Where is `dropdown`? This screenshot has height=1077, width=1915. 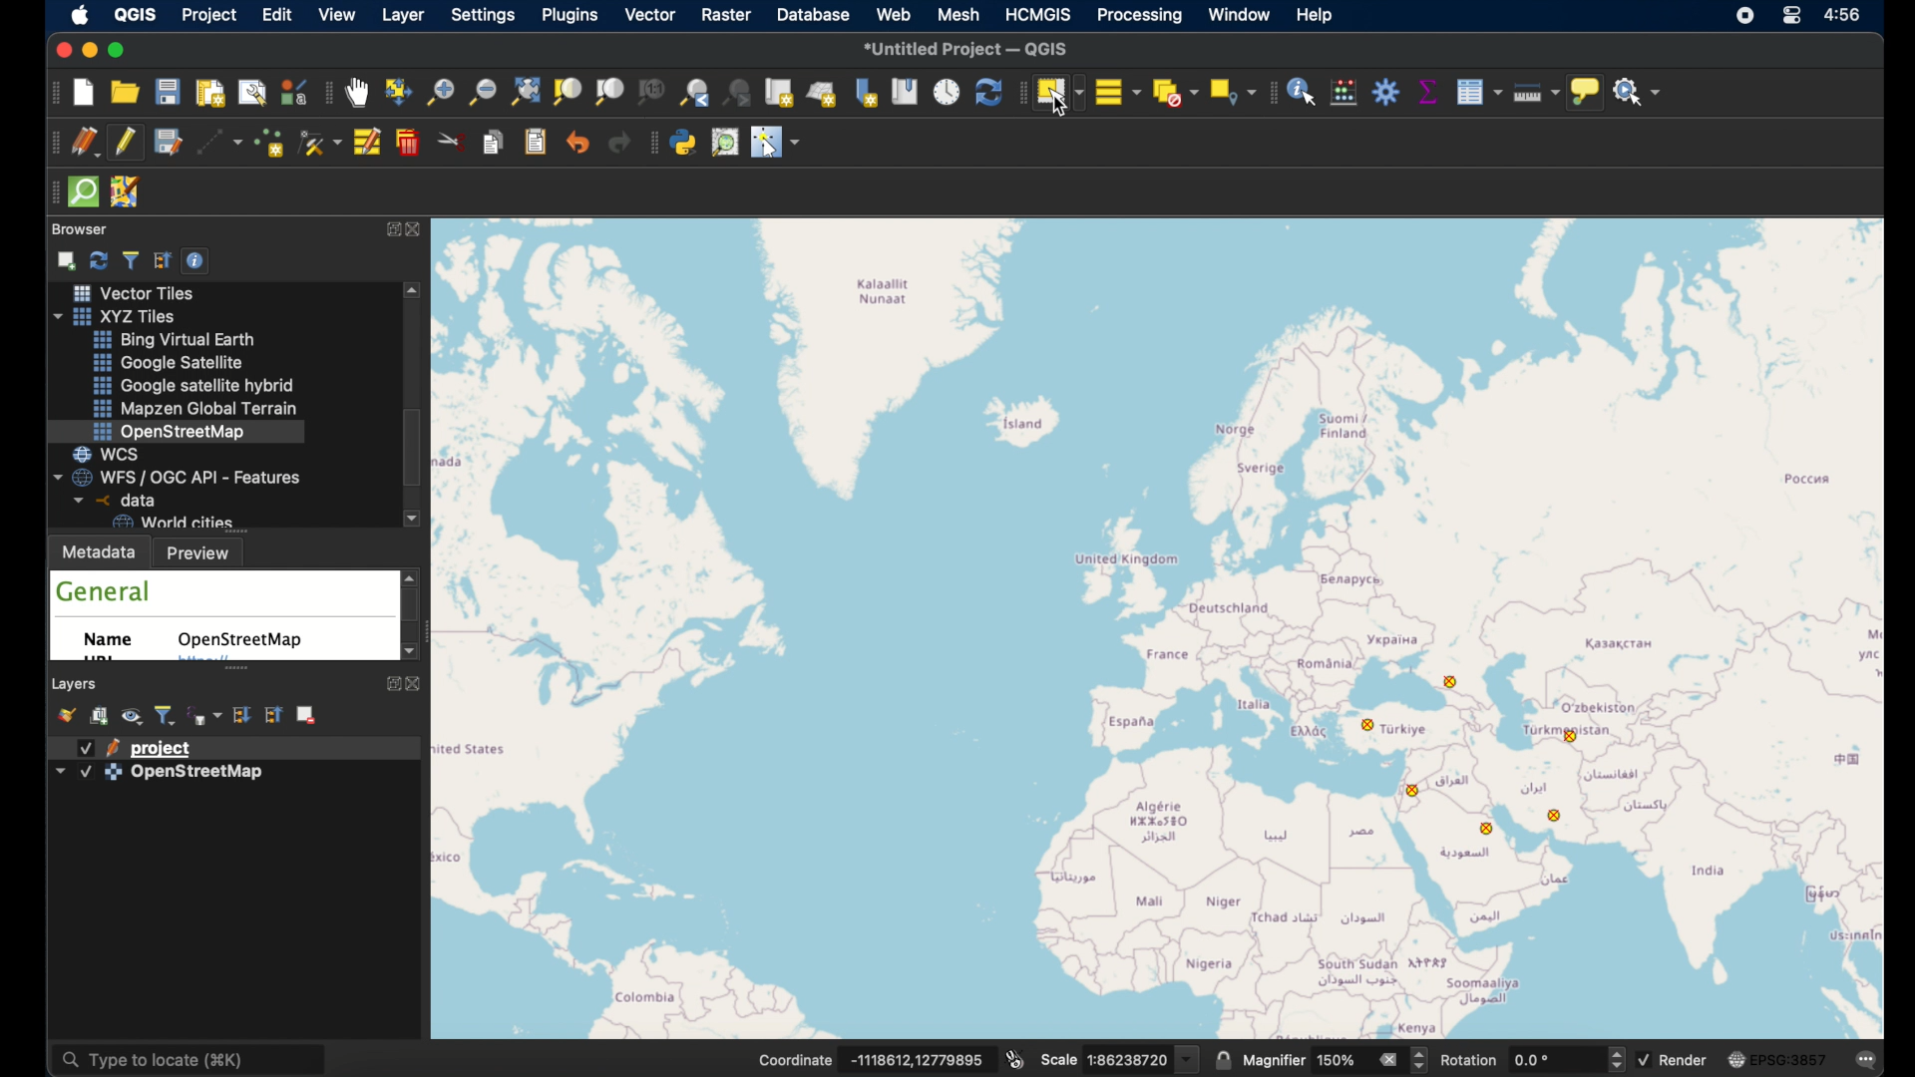
dropdown is located at coordinates (1188, 1059).